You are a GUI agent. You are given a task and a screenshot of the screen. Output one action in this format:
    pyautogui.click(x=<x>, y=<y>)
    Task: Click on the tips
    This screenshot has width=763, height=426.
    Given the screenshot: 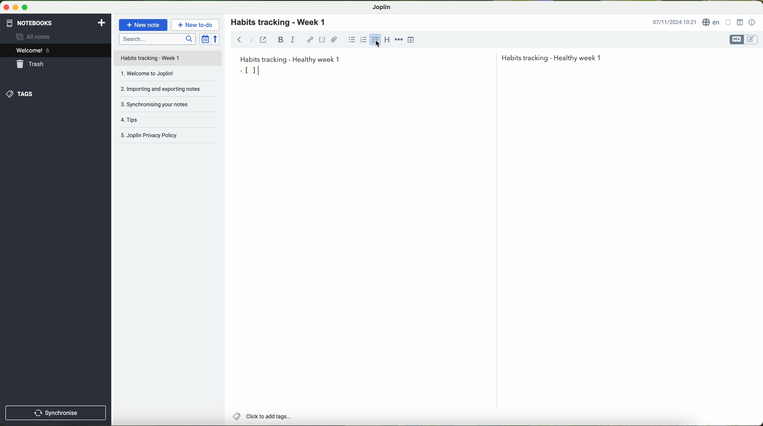 What is the action you would take?
    pyautogui.click(x=169, y=121)
    